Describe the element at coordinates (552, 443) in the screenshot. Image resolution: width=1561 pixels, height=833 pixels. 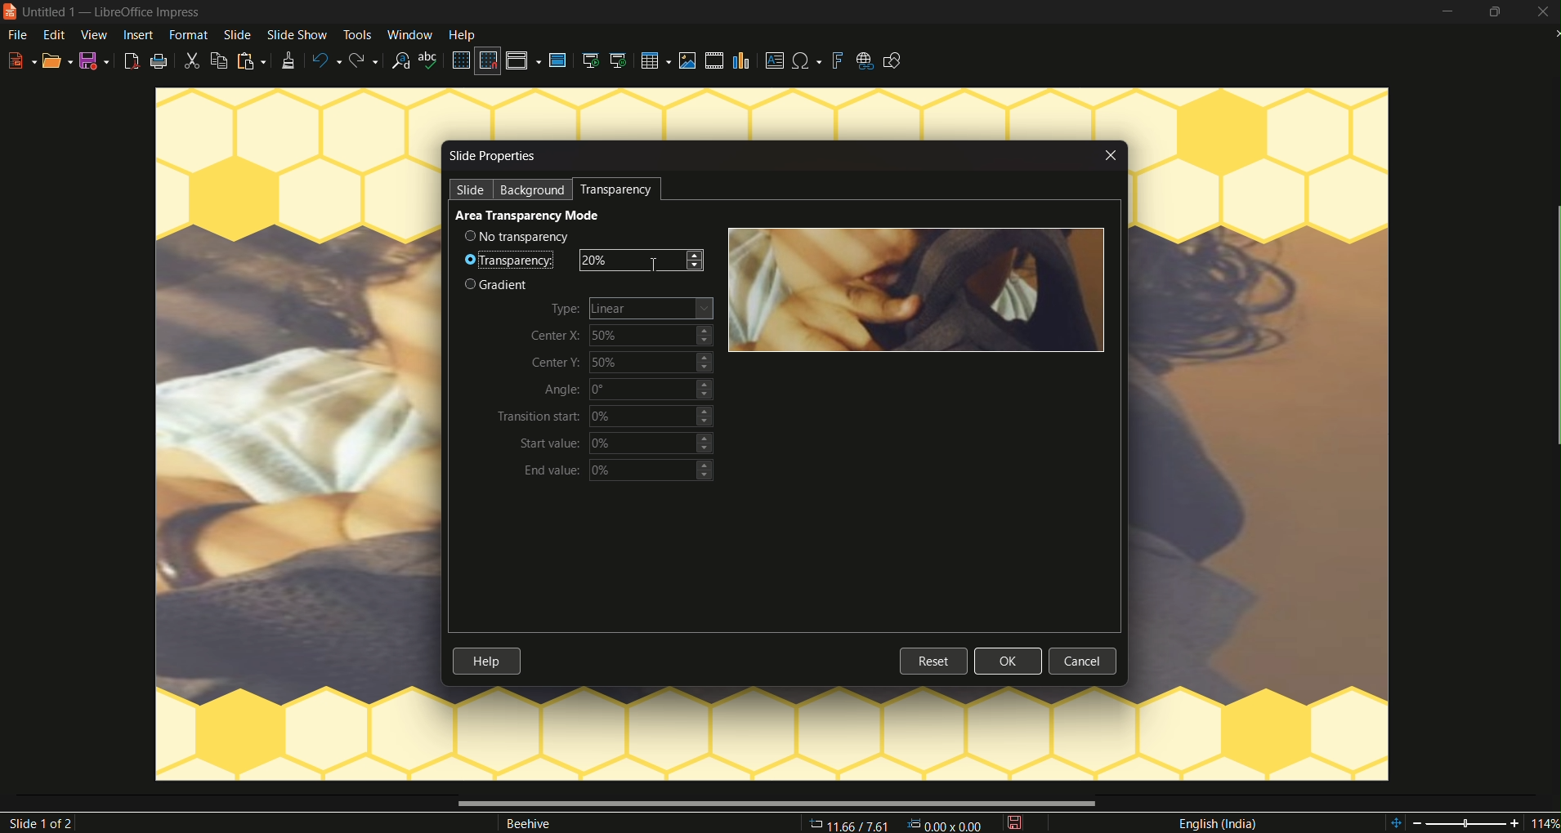
I see `start value` at that location.